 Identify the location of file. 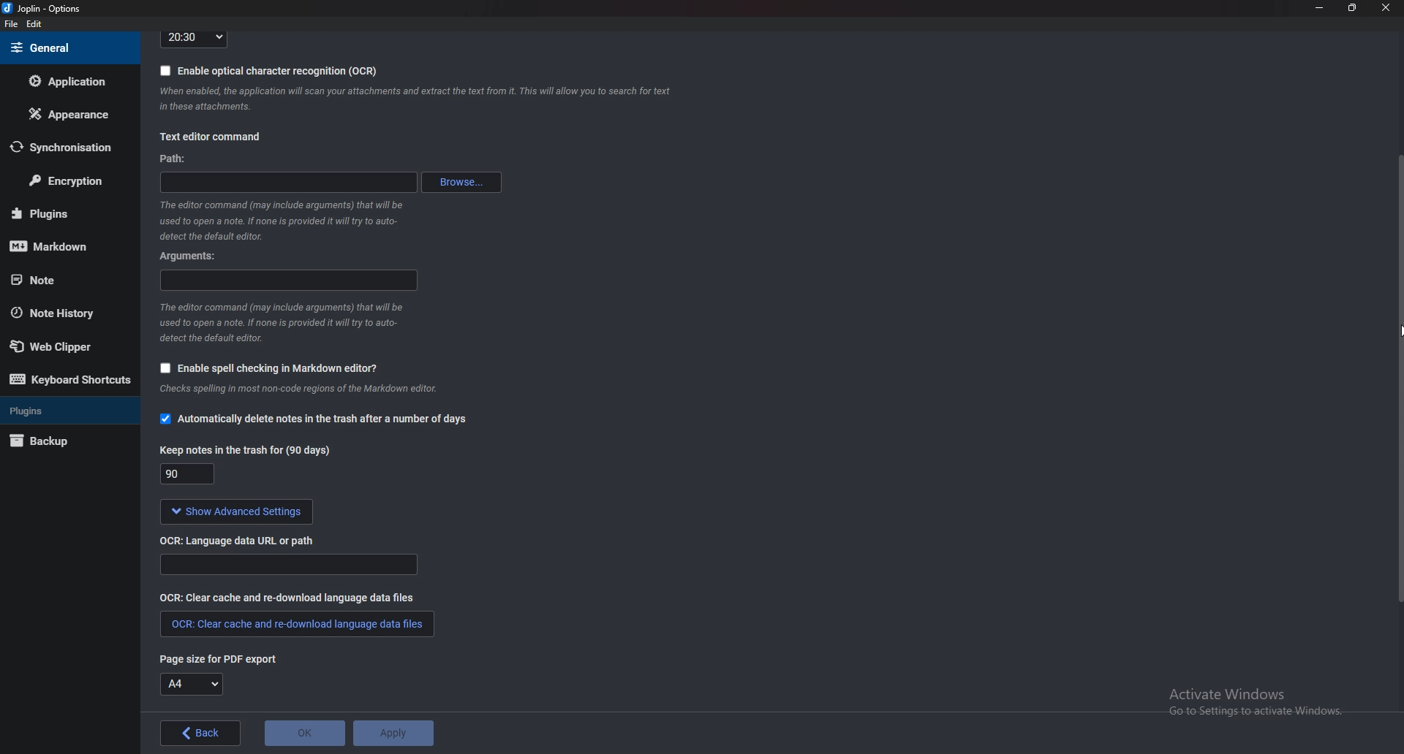
(13, 24).